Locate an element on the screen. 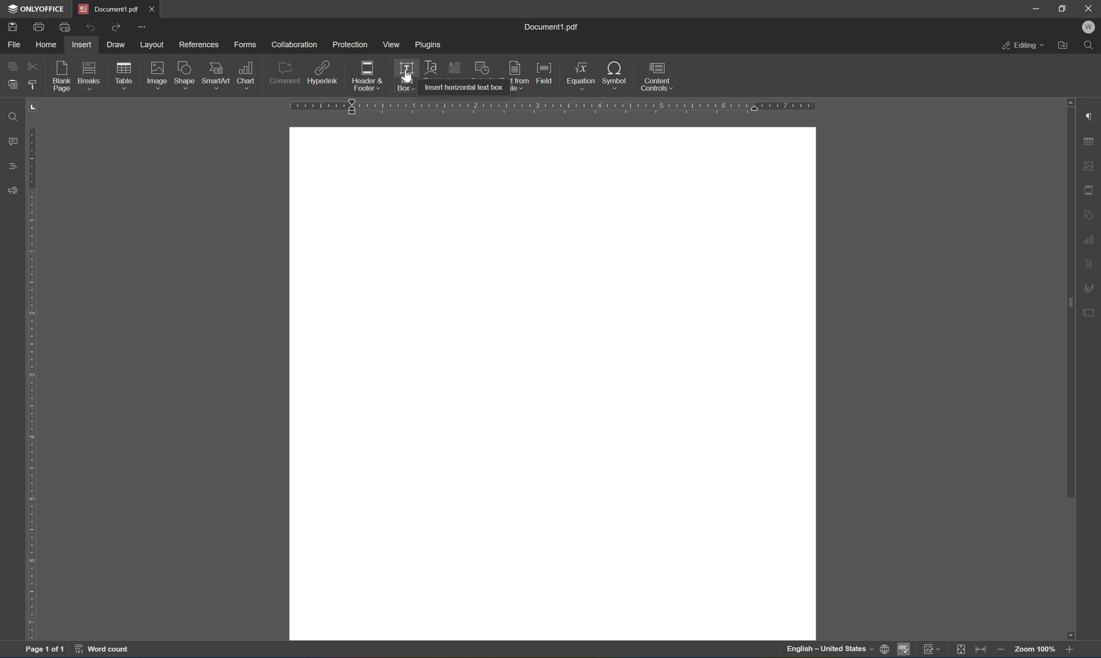 The image size is (1101, 658). collaboration is located at coordinates (296, 45).